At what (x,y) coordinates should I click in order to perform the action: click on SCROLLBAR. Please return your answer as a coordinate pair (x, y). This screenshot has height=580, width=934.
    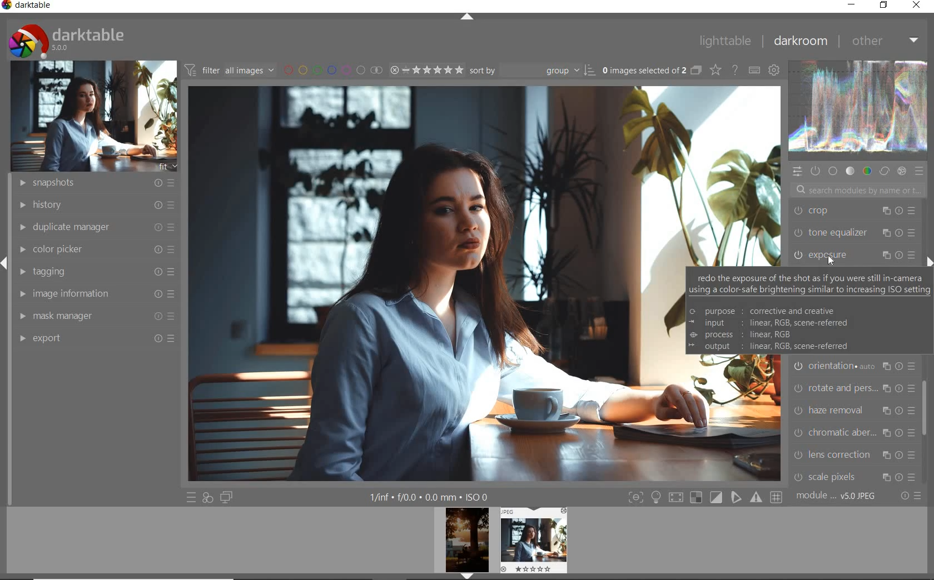
    Looking at the image, I should click on (927, 406).